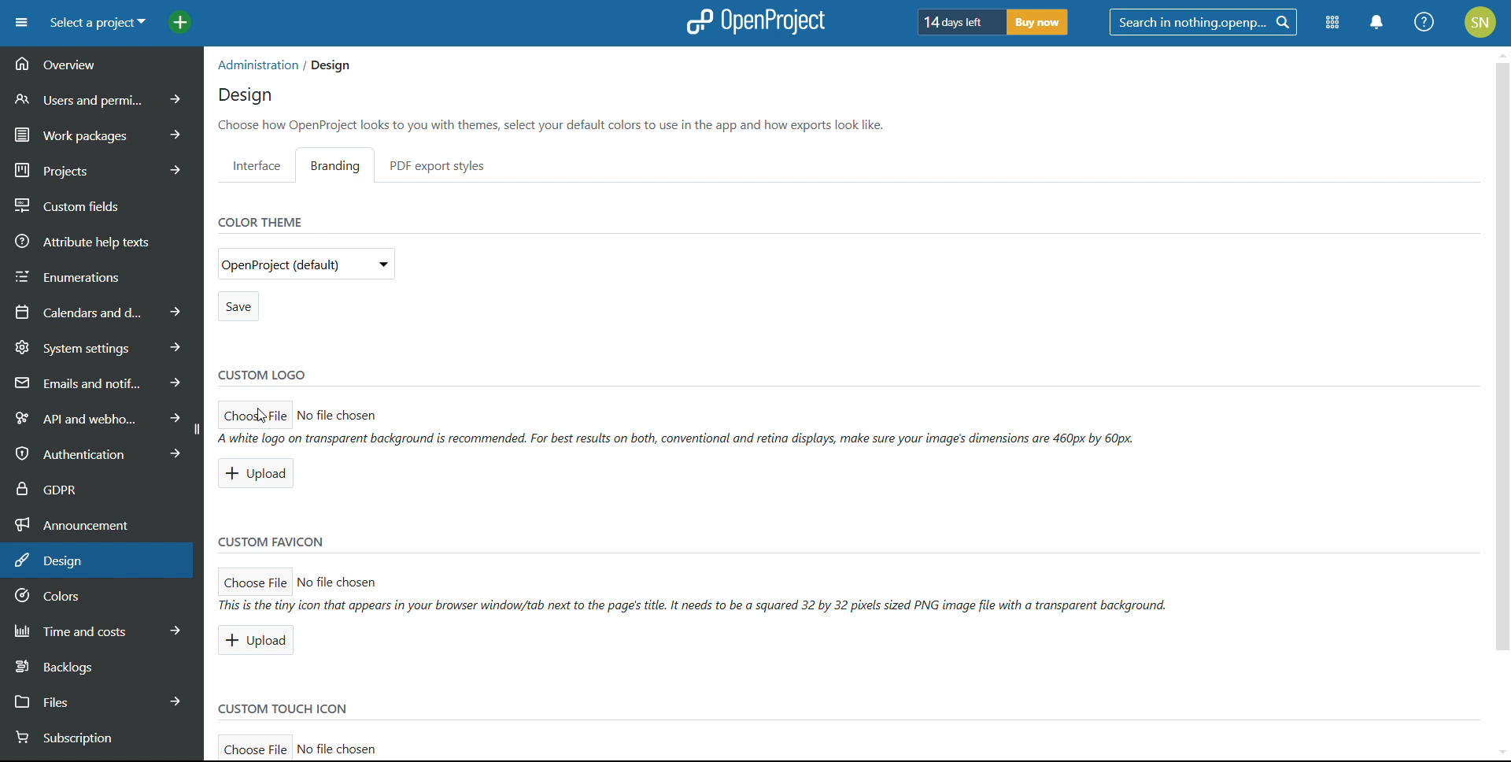 The image size is (1511, 762). What do you see at coordinates (348, 746) in the screenshot?
I see `No file chosen` at bounding box center [348, 746].